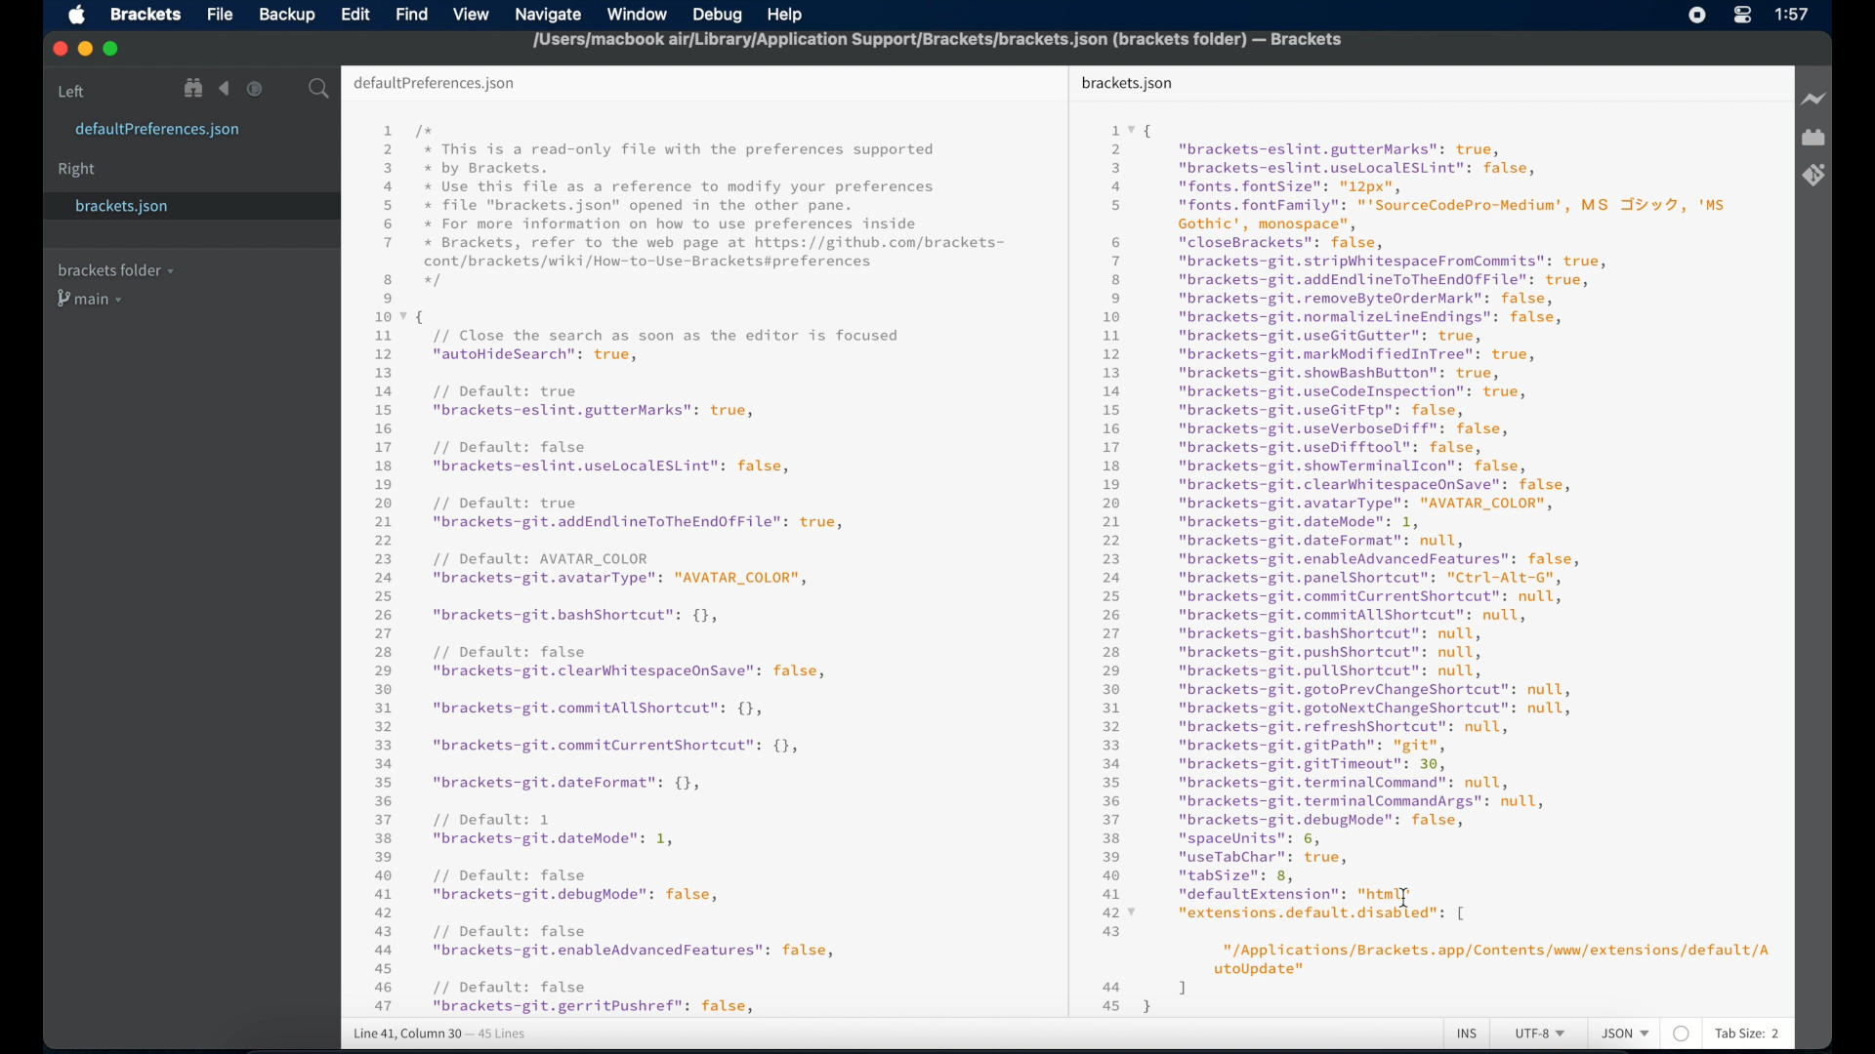 Image resolution: width=1875 pixels, height=1054 pixels. What do you see at coordinates (287, 15) in the screenshot?
I see `backup` at bounding box center [287, 15].